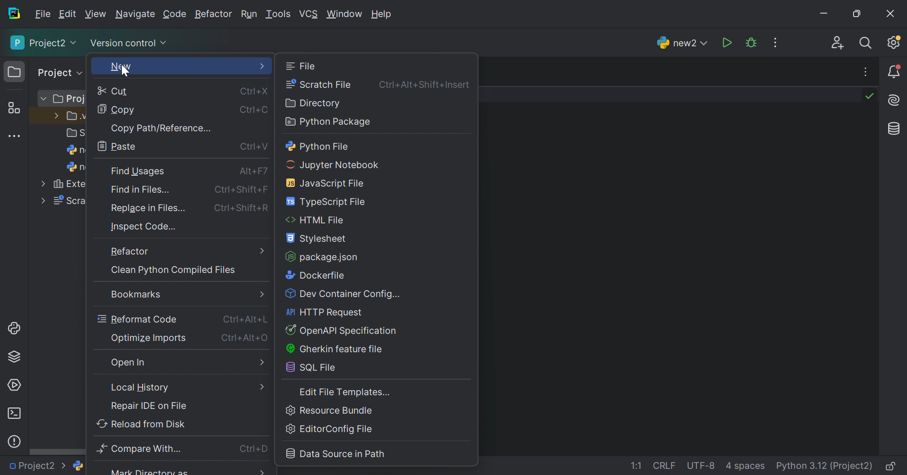 The image size is (907, 475). What do you see at coordinates (344, 14) in the screenshot?
I see `Window` at bounding box center [344, 14].